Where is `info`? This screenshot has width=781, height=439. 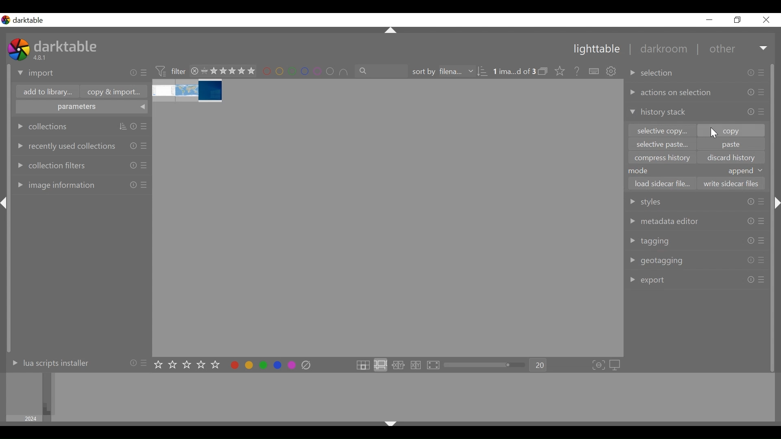
info is located at coordinates (133, 185).